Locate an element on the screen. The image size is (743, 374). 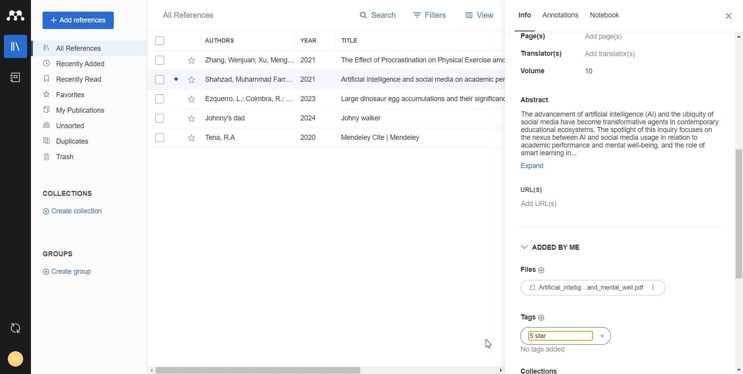
Recently Added is located at coordinates (88, 64).